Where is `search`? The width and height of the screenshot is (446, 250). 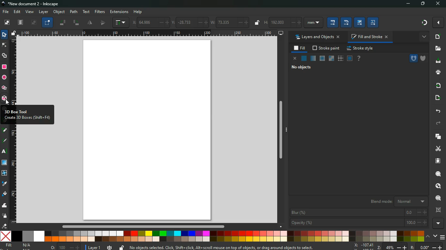
search is located at coordinates (438, 174).